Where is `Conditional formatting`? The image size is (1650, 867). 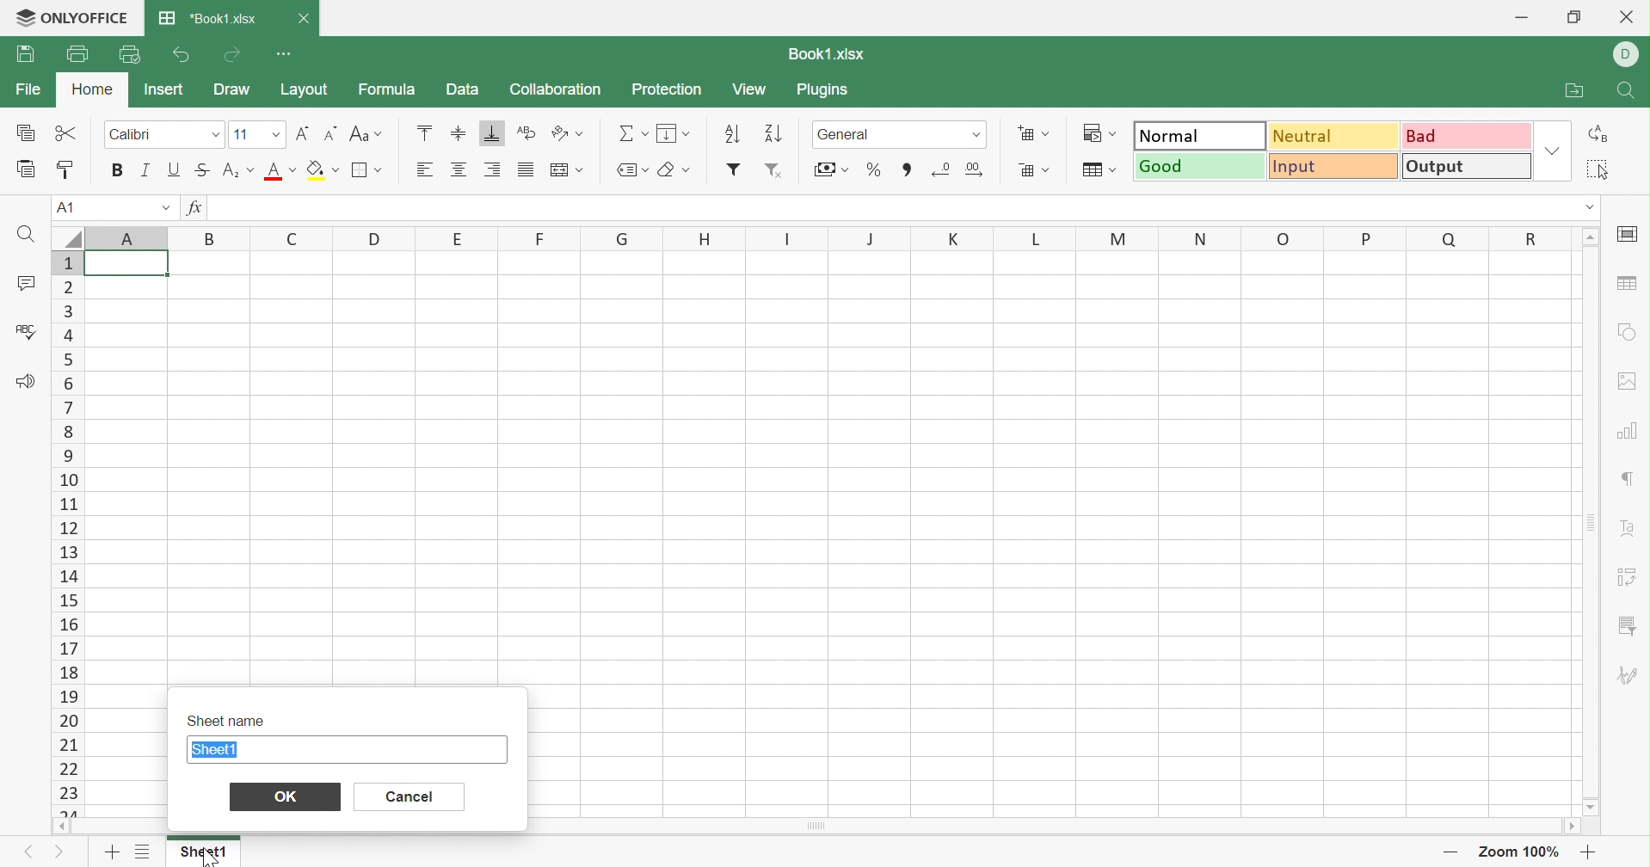
Conditional formatting is located at coordinates (1098, 132).